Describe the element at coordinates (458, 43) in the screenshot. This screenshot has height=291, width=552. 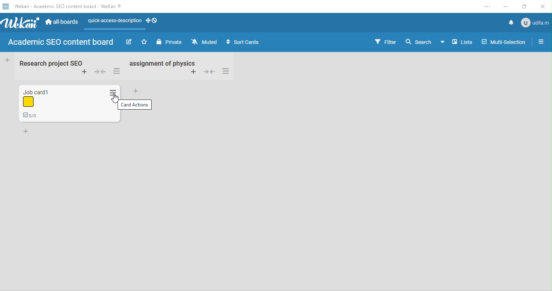
I see `lists` at that location.